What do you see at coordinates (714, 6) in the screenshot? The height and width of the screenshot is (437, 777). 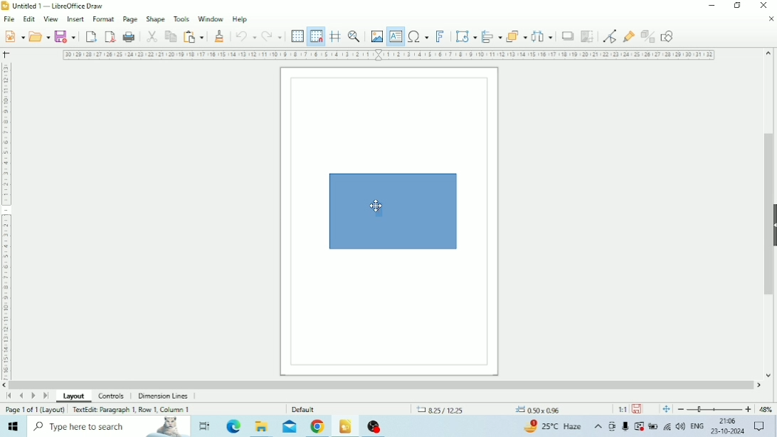 I see `Minimize` at bounding box center [714, 6].